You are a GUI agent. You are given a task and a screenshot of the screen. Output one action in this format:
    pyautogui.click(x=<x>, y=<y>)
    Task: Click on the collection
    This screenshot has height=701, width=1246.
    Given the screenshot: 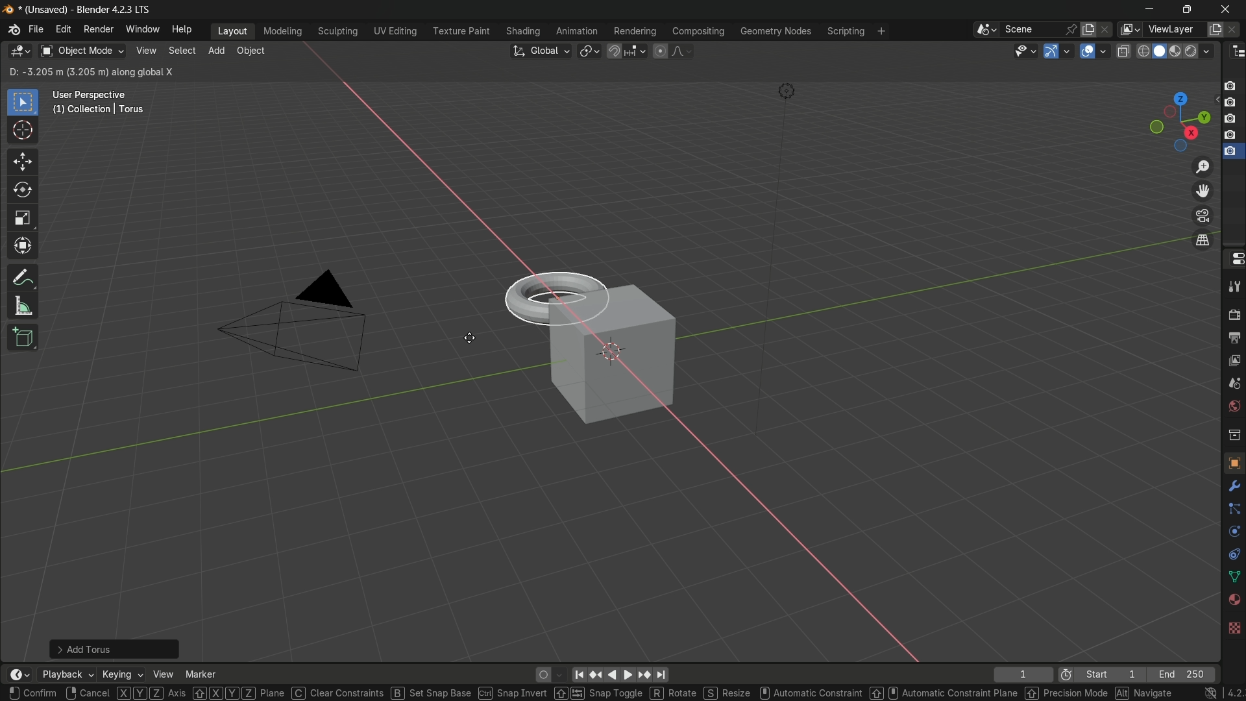 What is the action you would take?
    pyautogui.click(x=1233, y=434)
    